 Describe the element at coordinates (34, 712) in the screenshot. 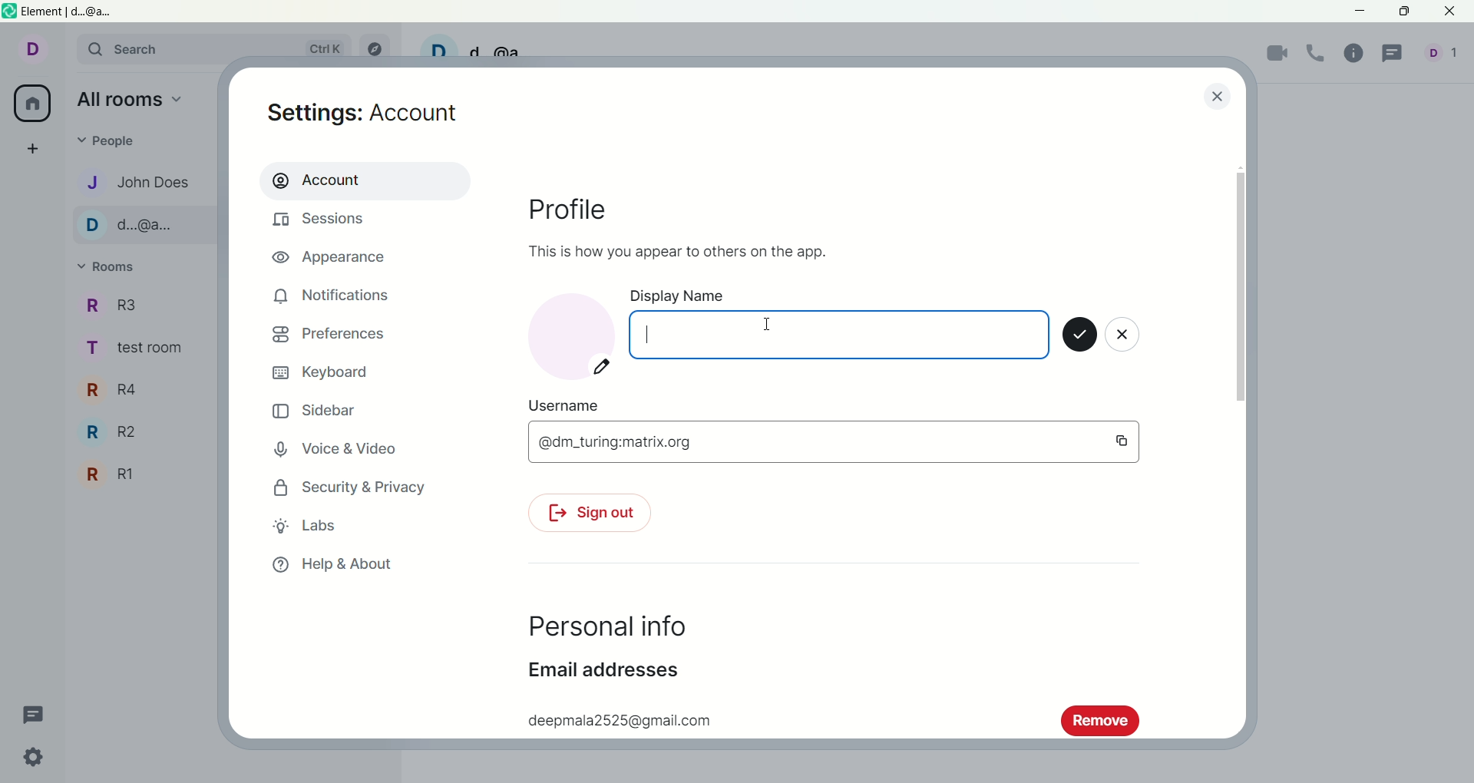

I see `threads` at that location.